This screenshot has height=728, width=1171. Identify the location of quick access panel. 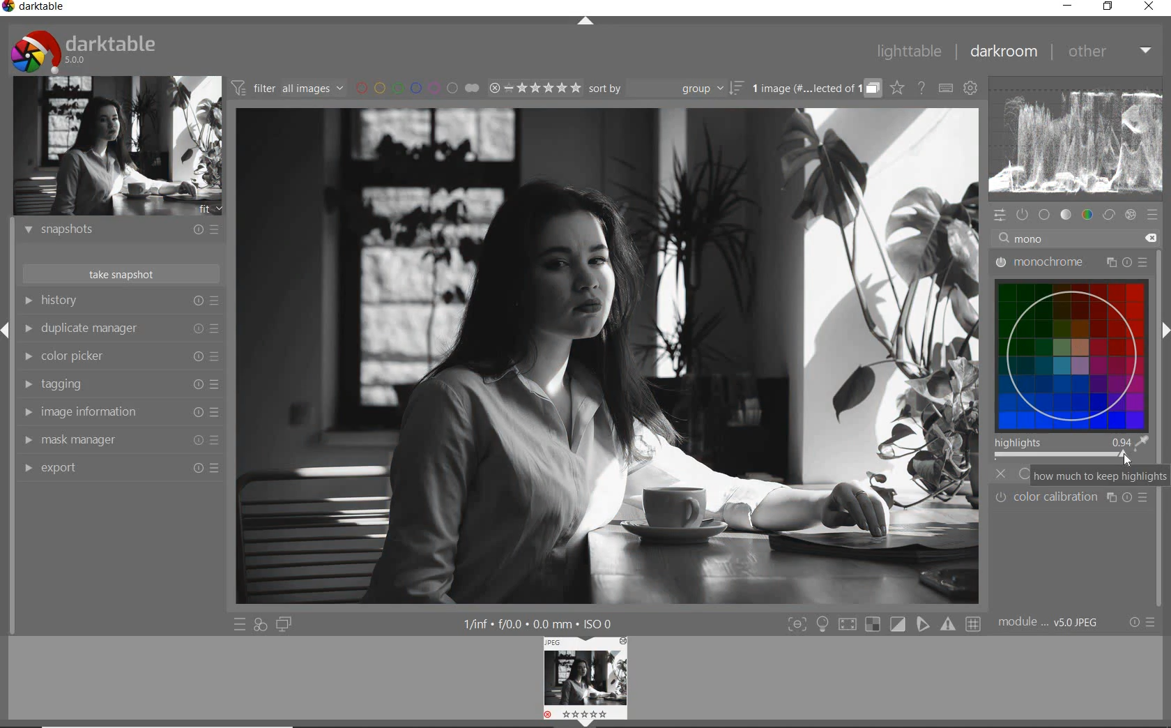
(999, 215).